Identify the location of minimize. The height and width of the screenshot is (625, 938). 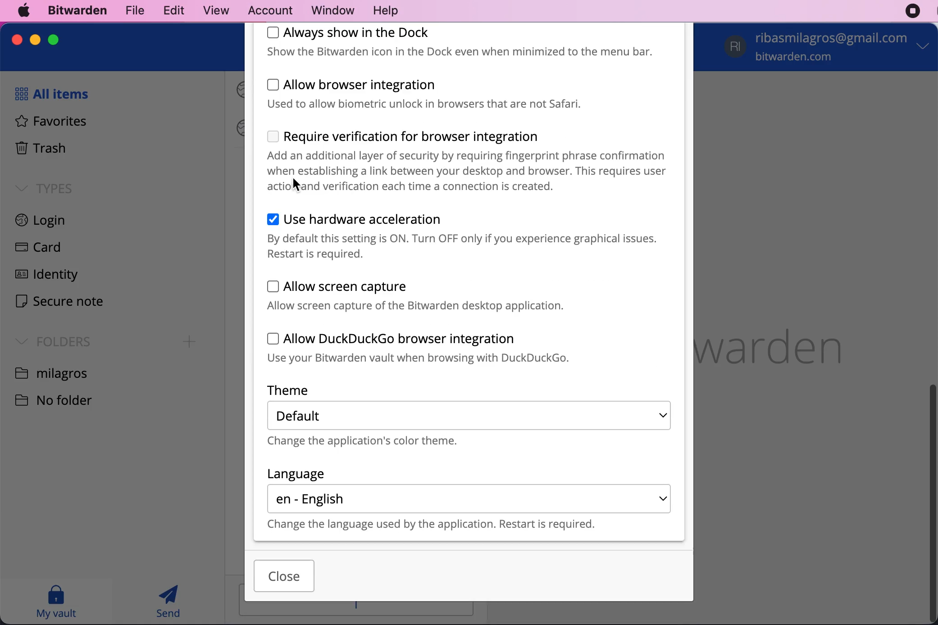
(35, 40).